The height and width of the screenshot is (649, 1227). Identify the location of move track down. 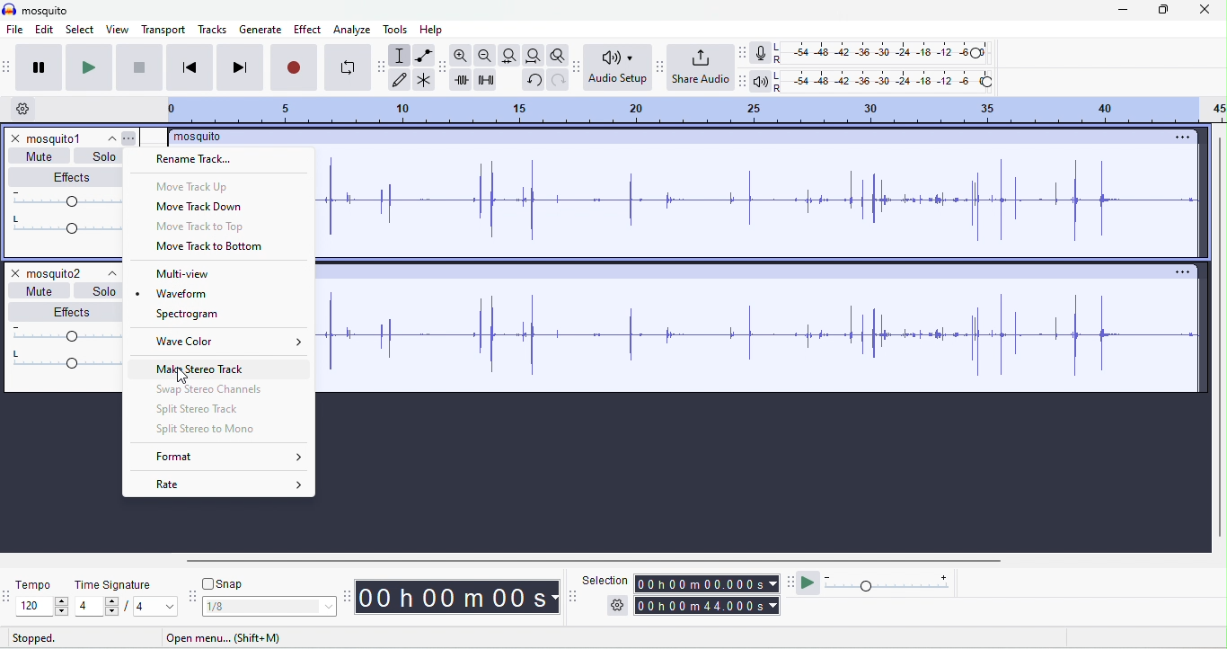
(199, 209).